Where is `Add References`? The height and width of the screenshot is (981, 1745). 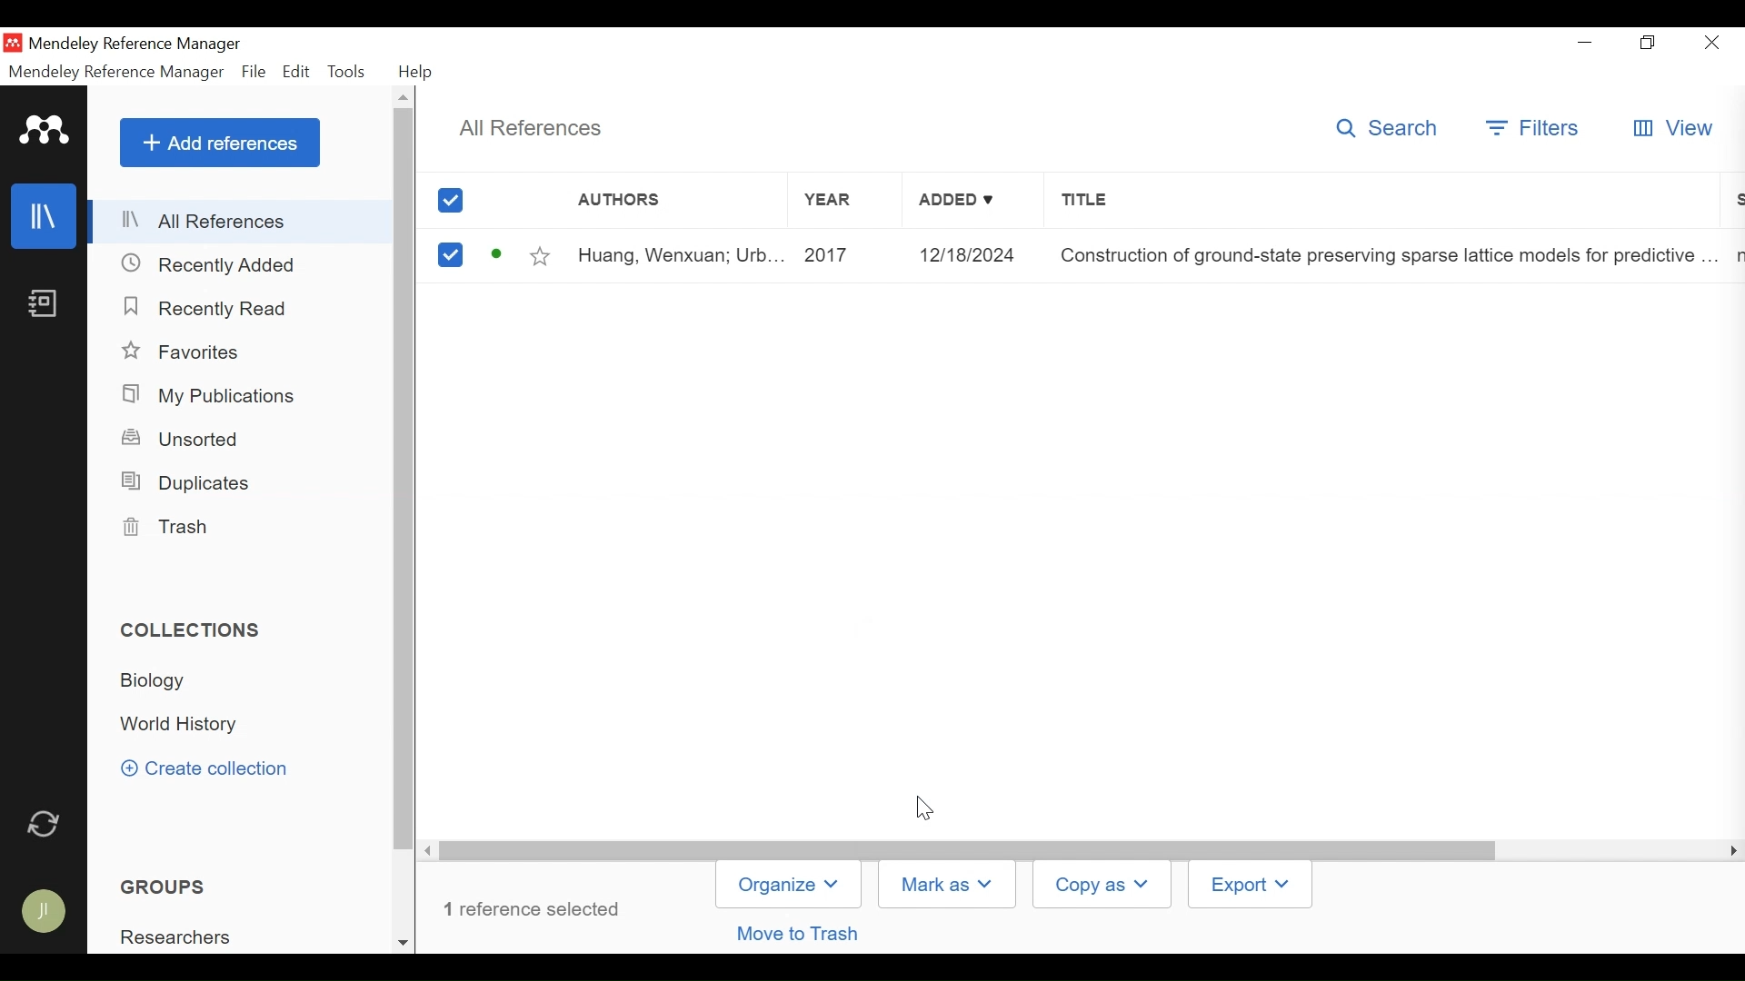 Add References is located at coordinates (221, 143).